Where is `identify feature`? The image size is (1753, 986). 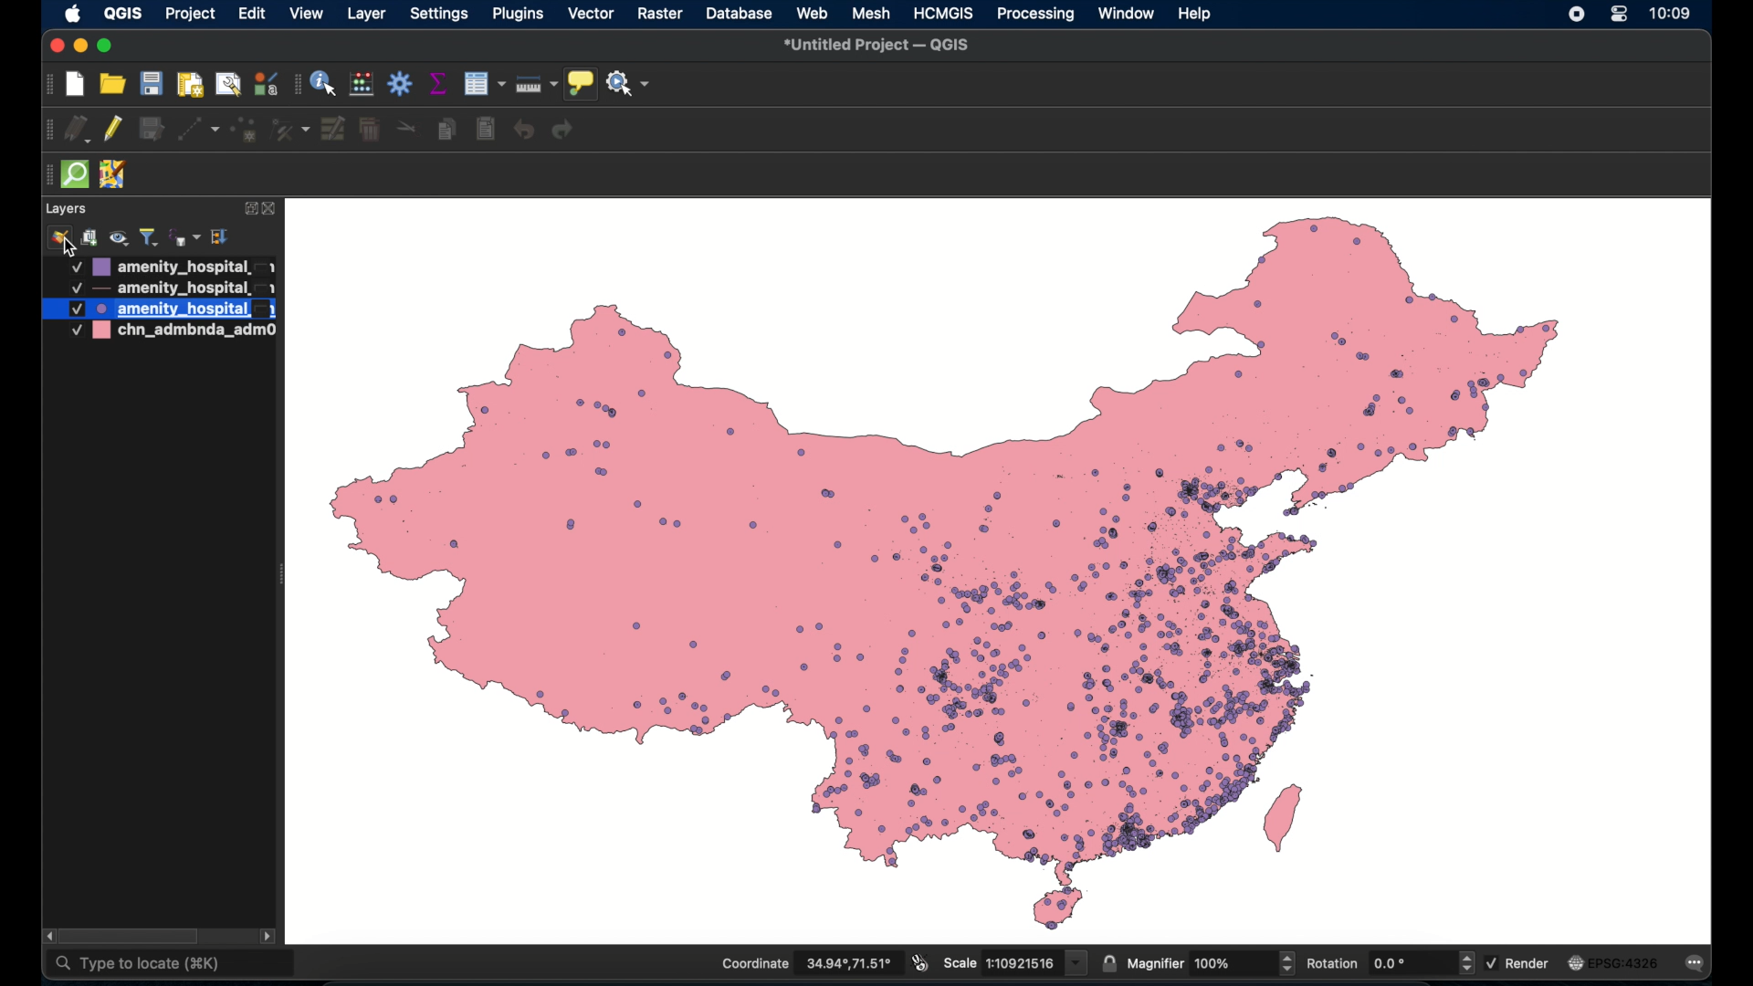
identify feature is located at coordinates (324, 83).